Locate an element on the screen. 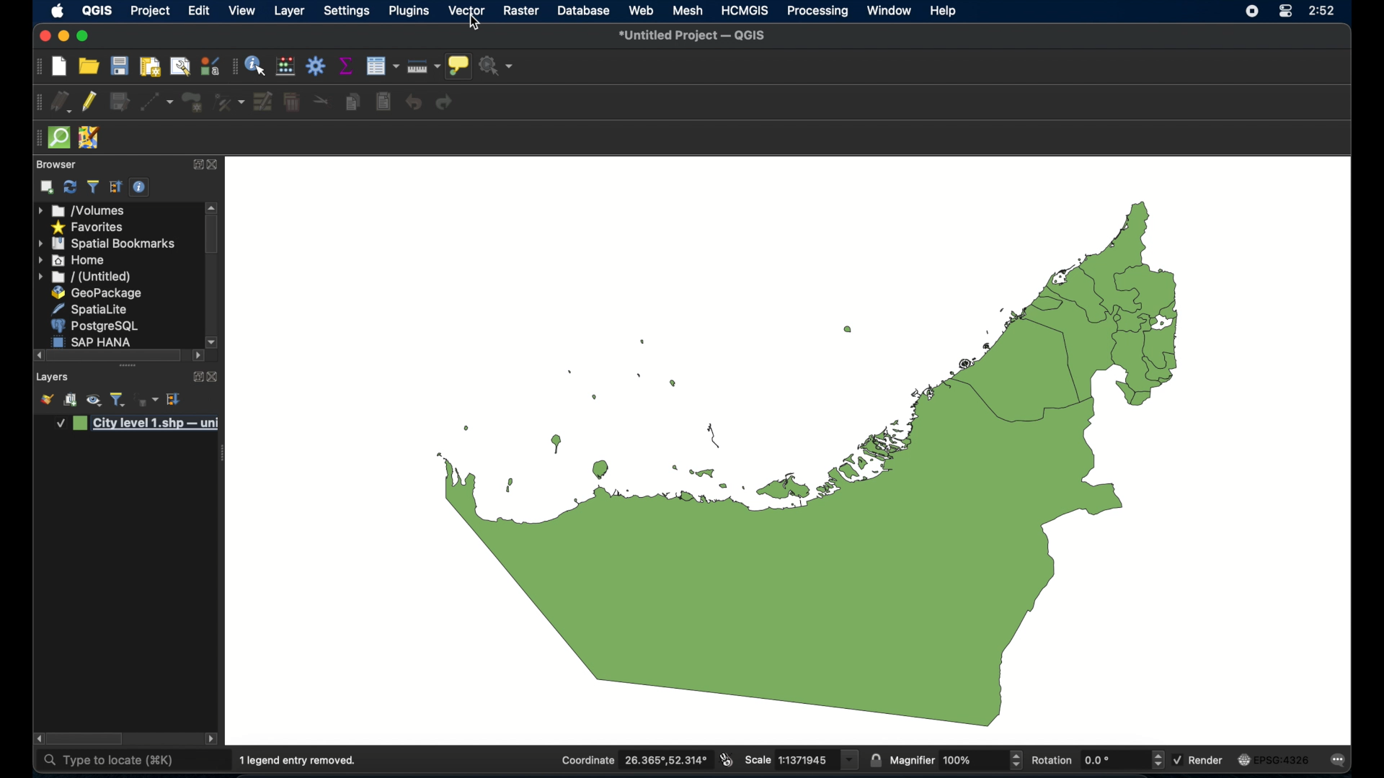  identify feature is located at coordinates (257, 66).